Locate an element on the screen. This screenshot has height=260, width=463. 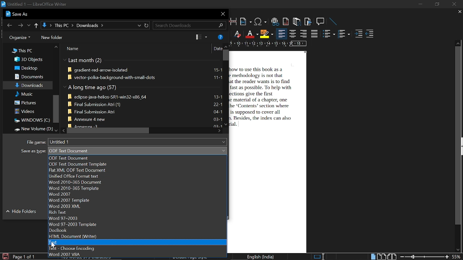
insert comment is located at coordinates (321, 22).